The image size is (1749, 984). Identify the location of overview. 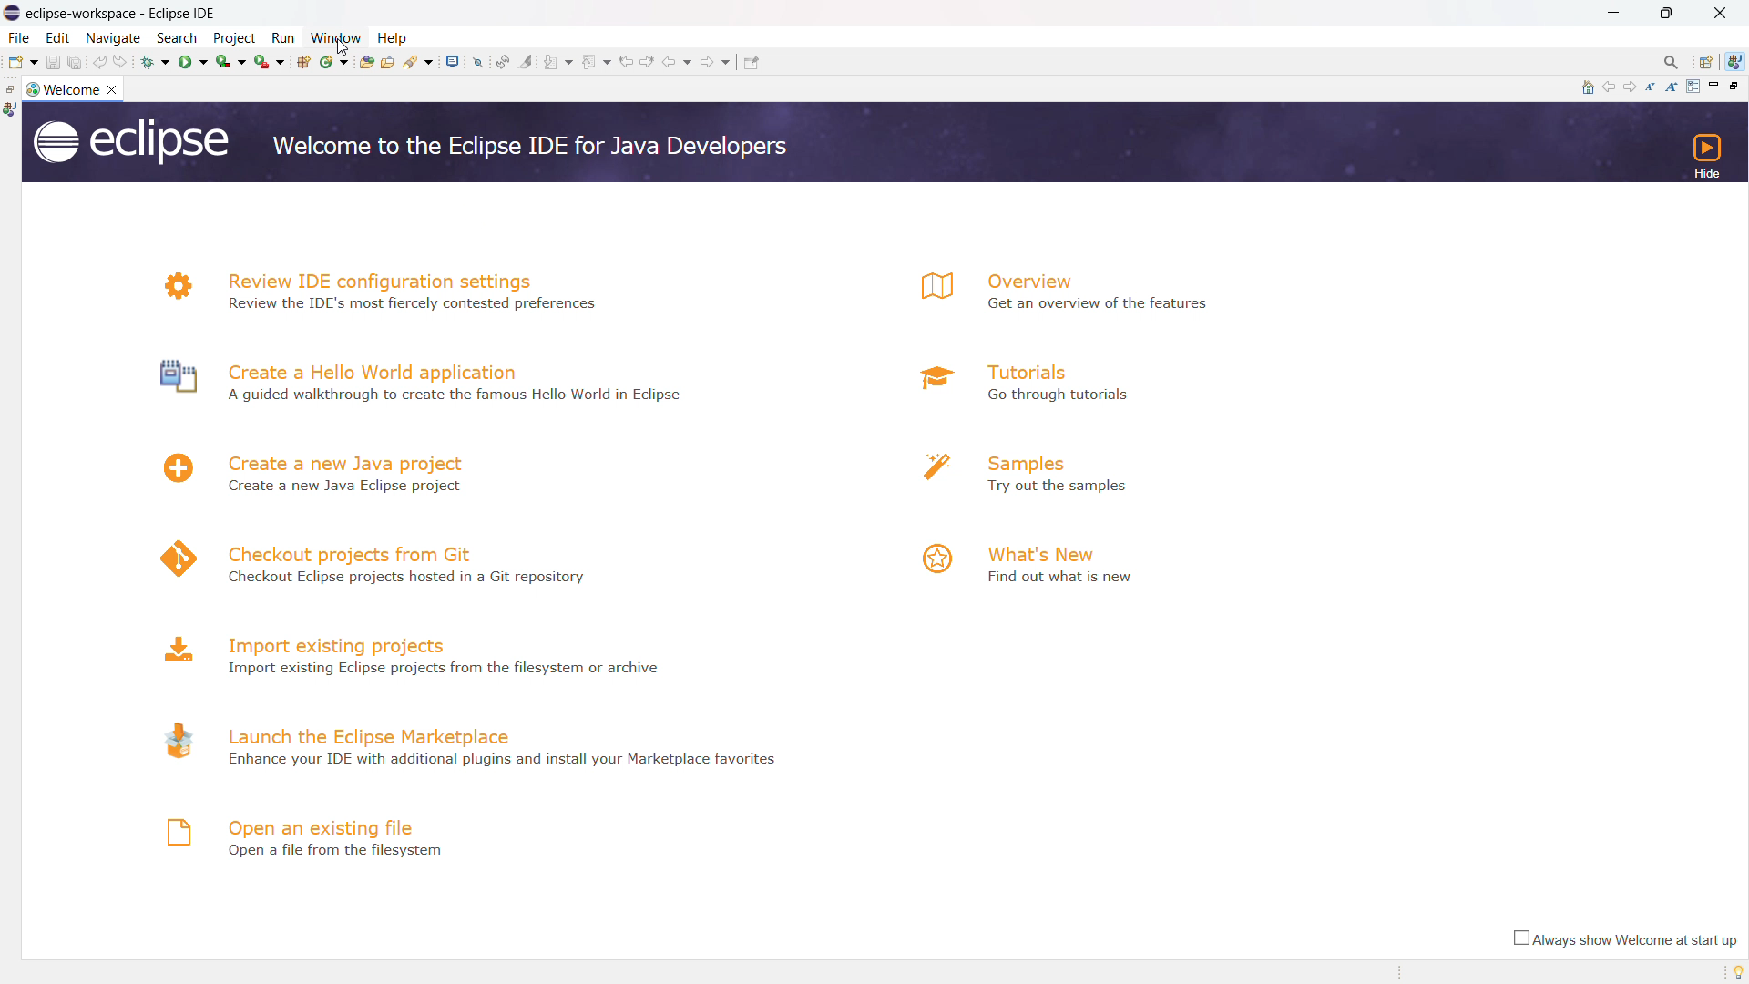
(1031, 280).